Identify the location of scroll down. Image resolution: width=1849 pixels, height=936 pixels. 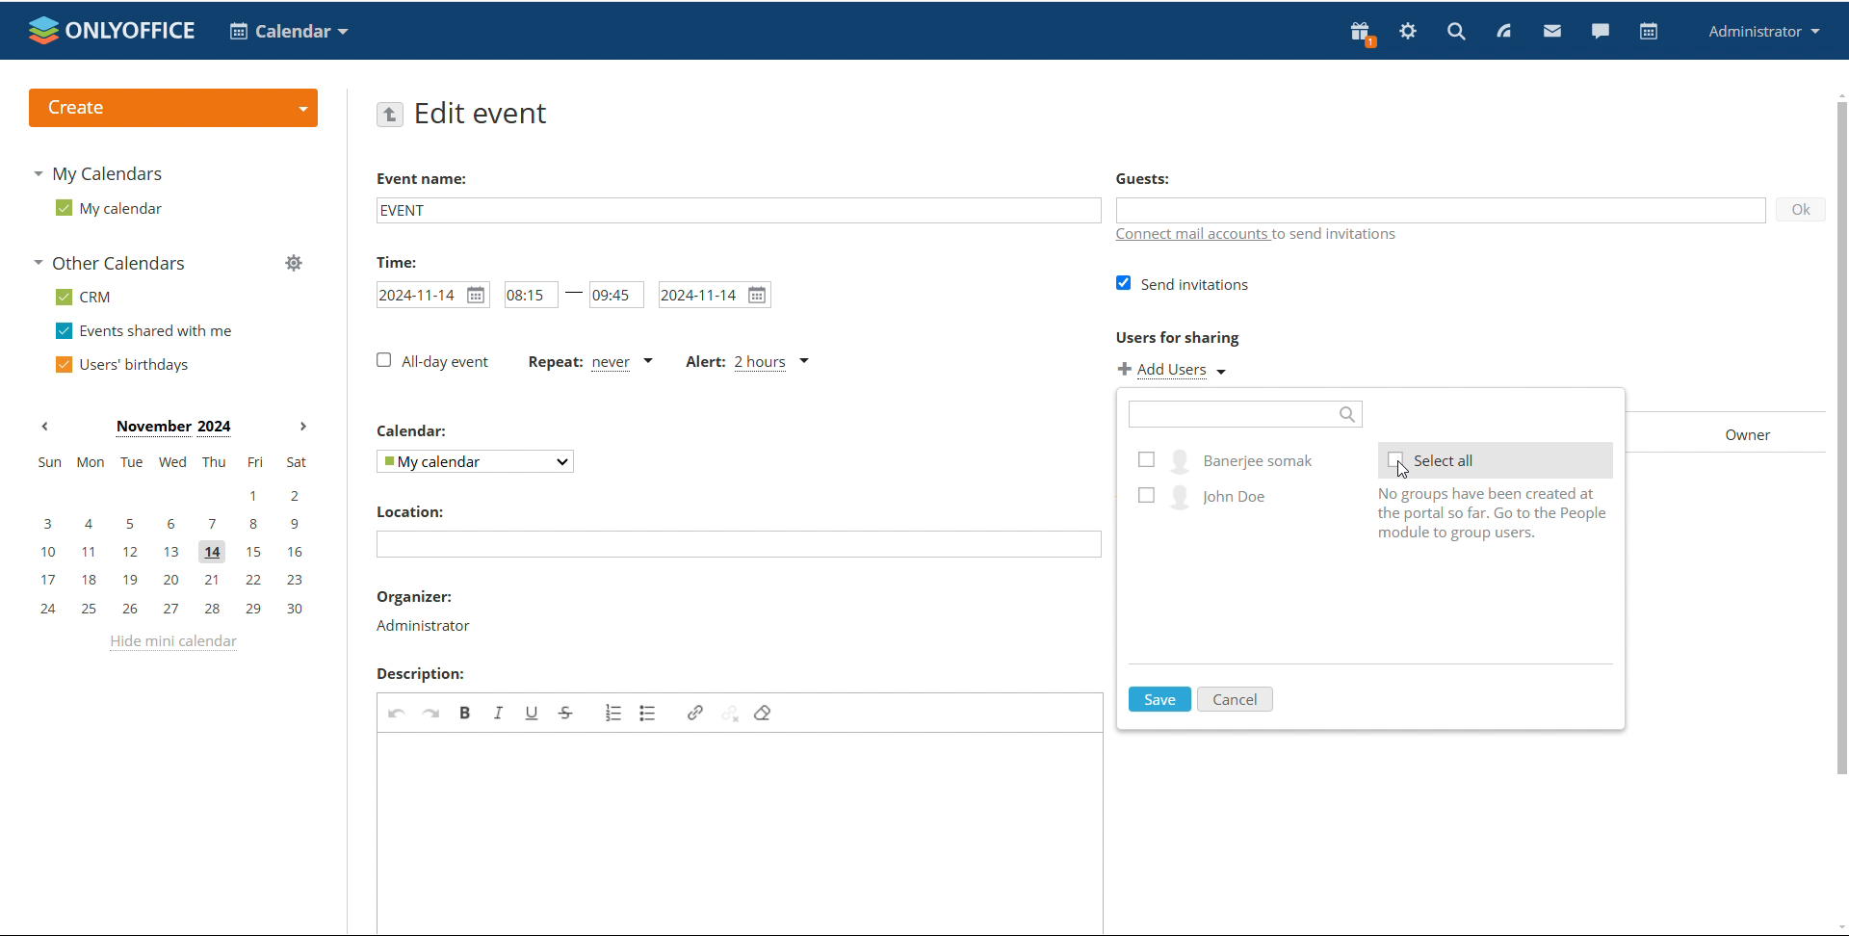
(1837, 925).